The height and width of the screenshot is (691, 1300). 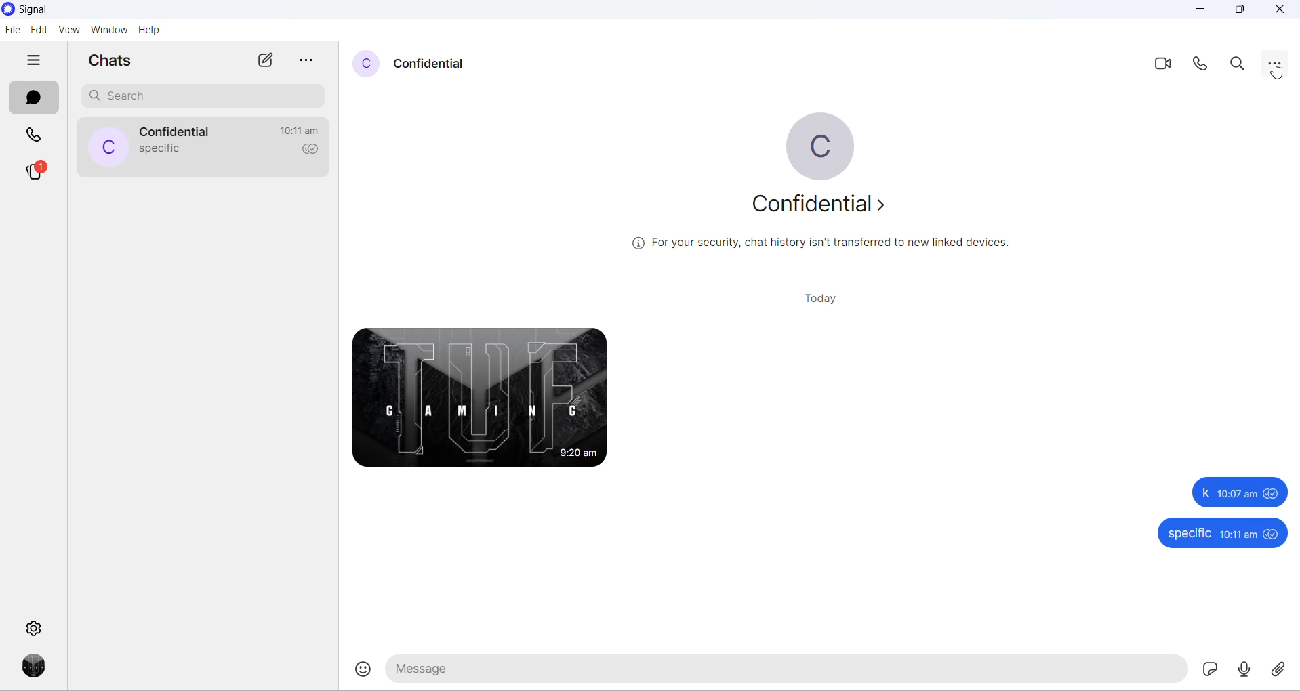 What do you see at coordinates (1238, 534) in the screenshot?
I see `10:11 am` at bounding box center [1238, 534].